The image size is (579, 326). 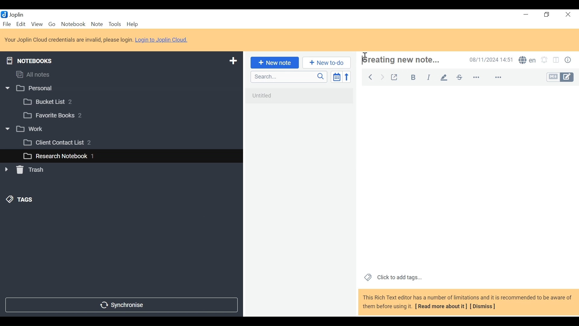 I want to click on Notebooks, so click(x=34, y=59).